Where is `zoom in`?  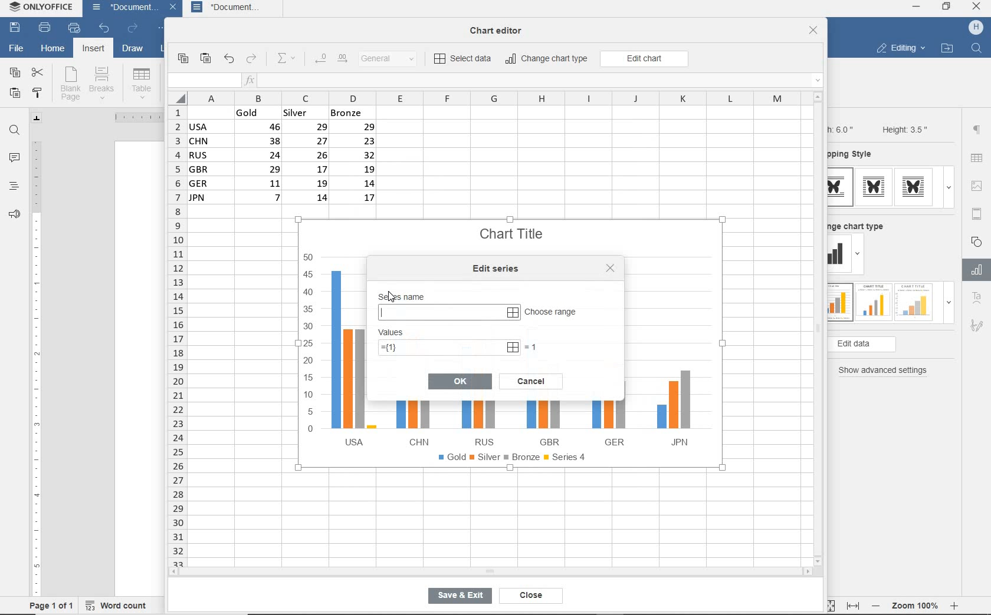
zoom in is located at coordinates (955, 604).